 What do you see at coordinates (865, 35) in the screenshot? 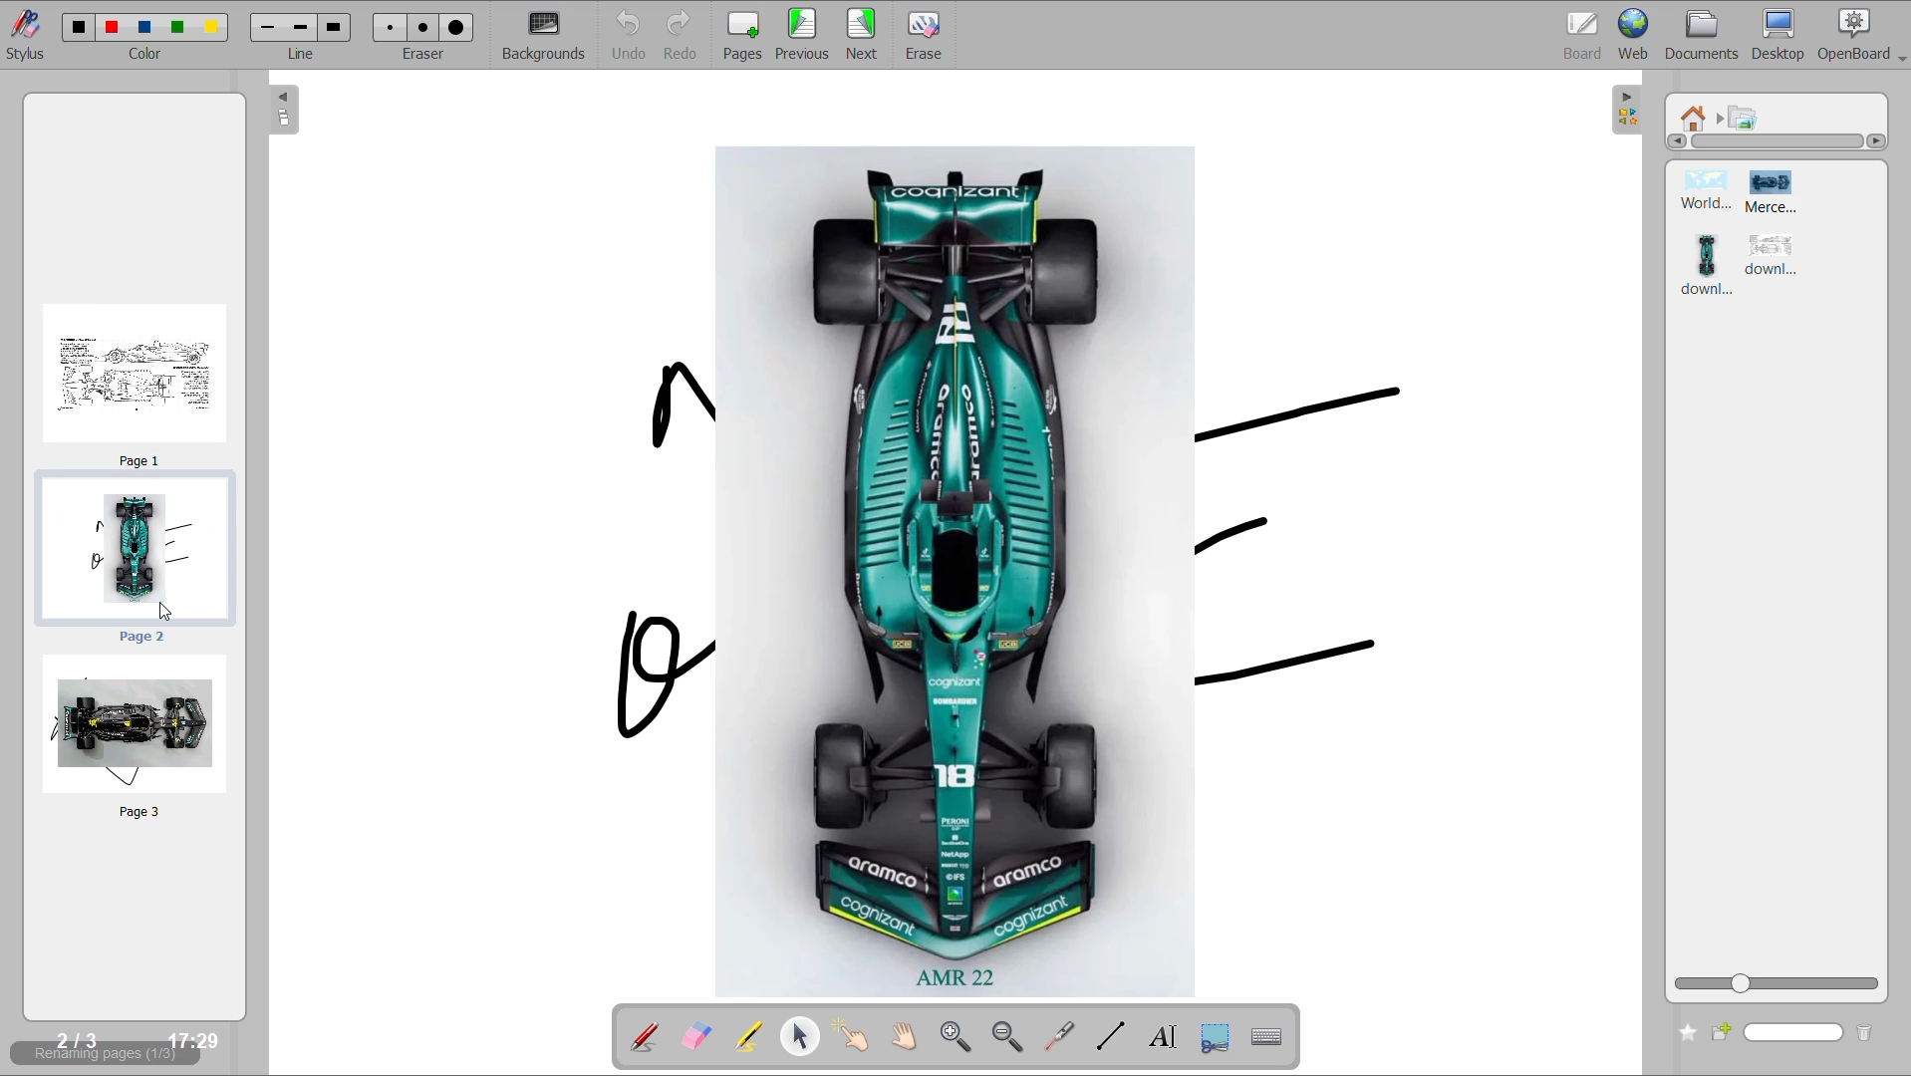
I see `next` at bounding box center [865, 35].